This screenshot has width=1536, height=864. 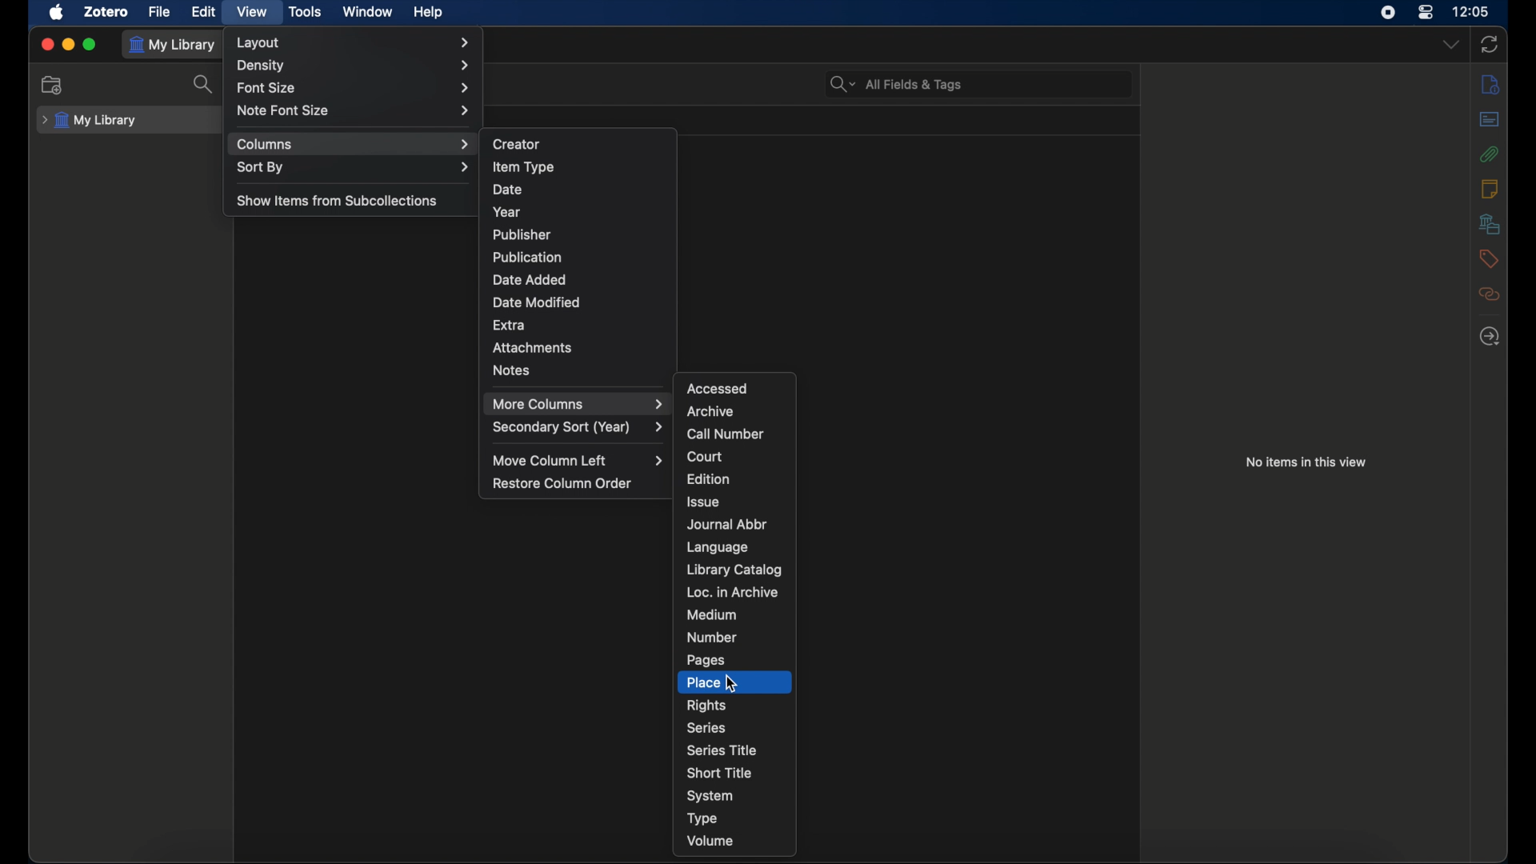 I want to click on notes, so click(x=1490, y=187).